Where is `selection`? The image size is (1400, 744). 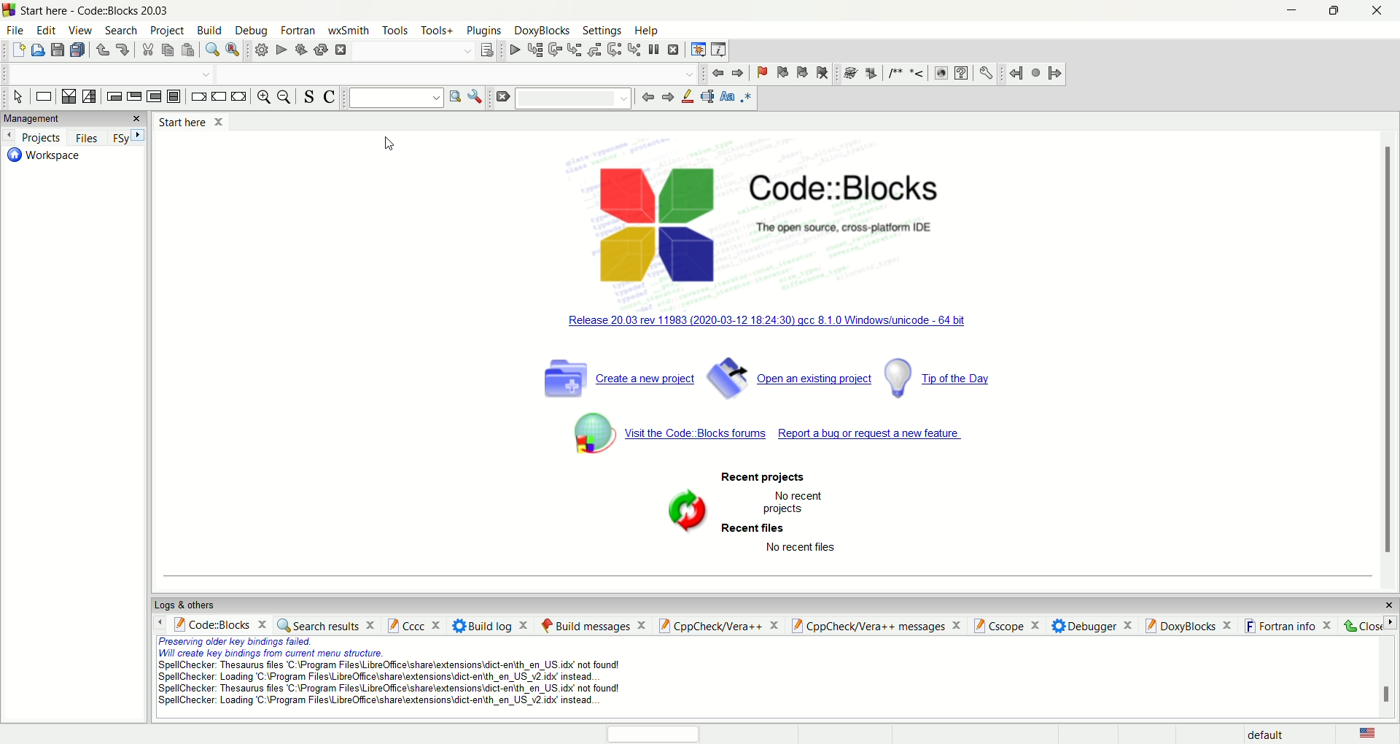 selection is located at coordinates (90, 98).